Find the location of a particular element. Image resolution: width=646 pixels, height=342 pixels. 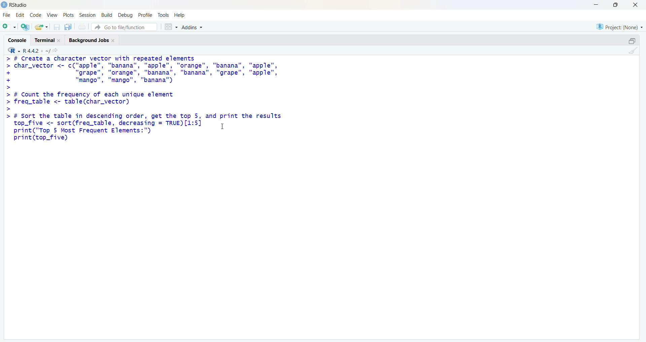

R is located at coordinates (14, 50).